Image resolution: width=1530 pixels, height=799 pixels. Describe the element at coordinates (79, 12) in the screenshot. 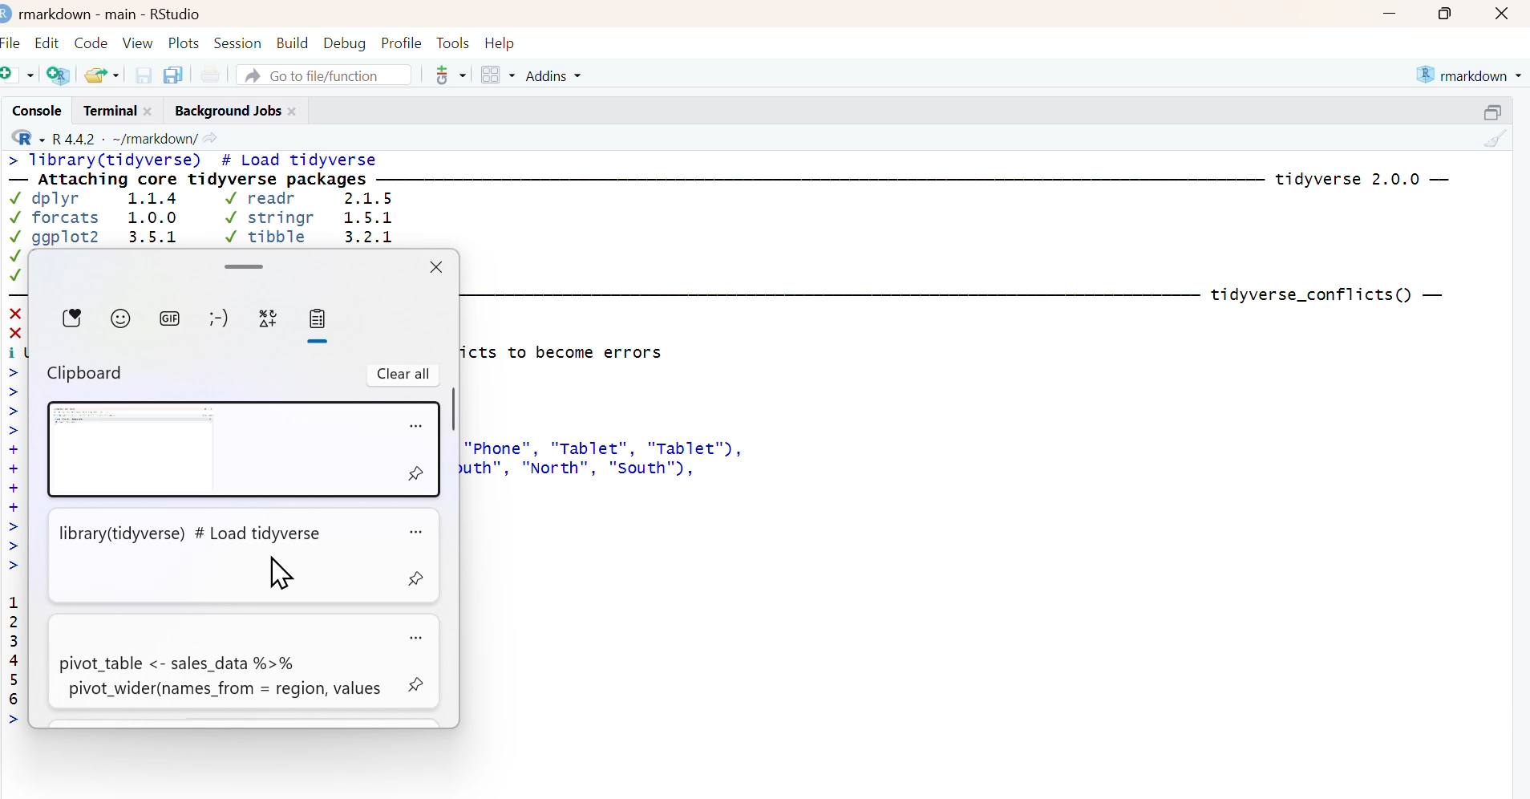

I see `markdown - main -` at that location.